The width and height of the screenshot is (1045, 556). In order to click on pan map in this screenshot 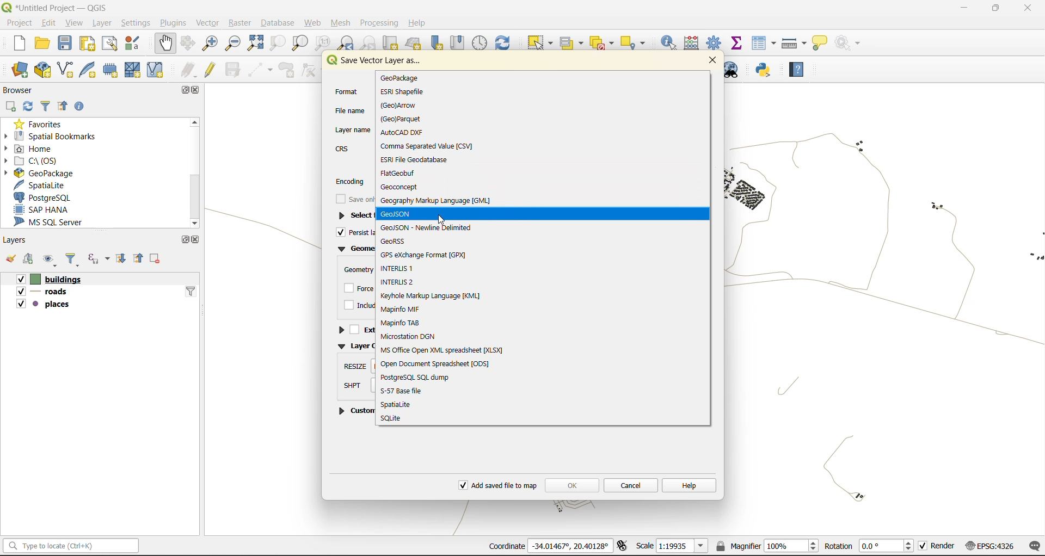, I will do `click(165, 45)`.